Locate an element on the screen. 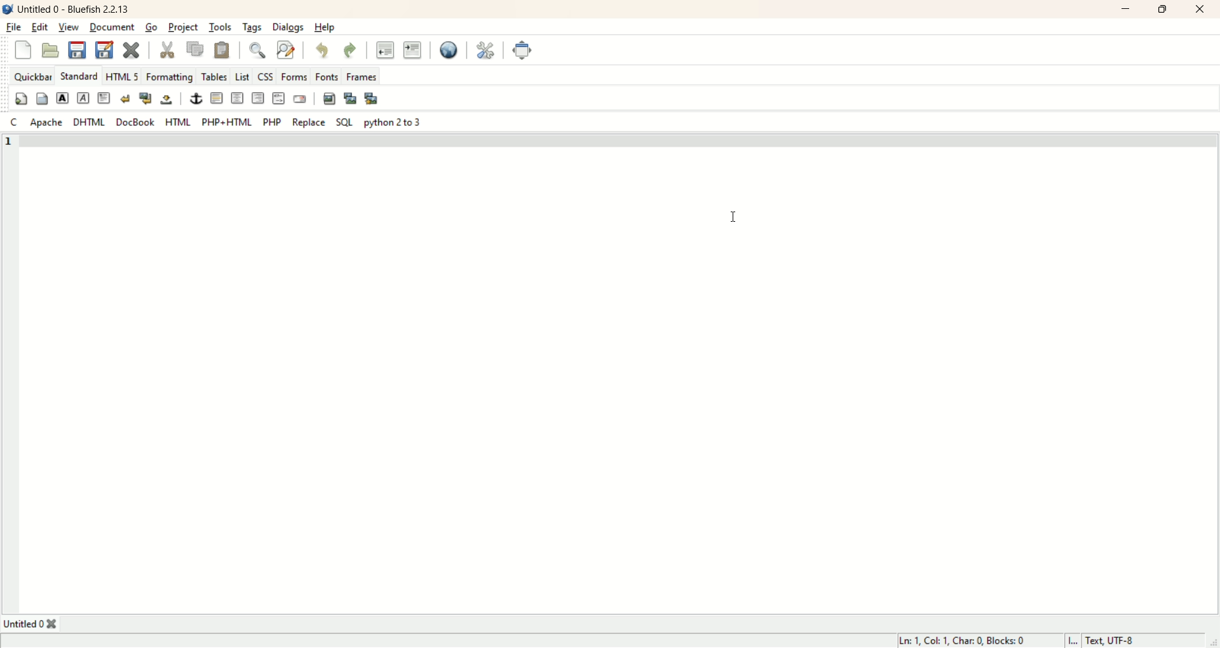 The width and height of the screenshot is (1220, 648). close current file is located at coordinates (130, 51).